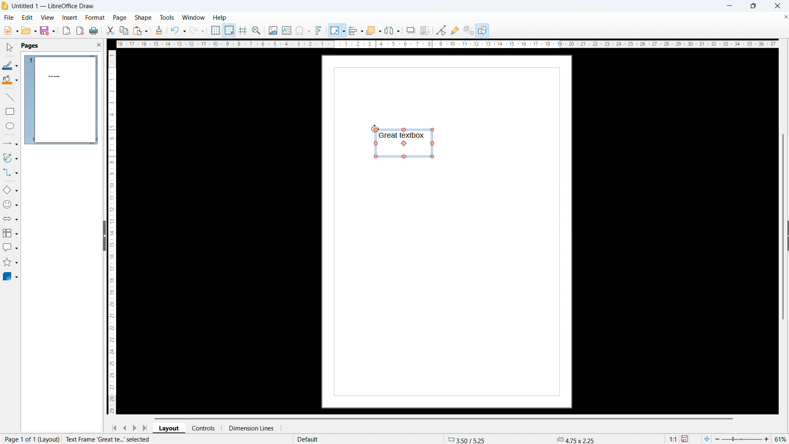  Describe the element at coordinates (194, 18) in the screenshot. I see `window` at that location.